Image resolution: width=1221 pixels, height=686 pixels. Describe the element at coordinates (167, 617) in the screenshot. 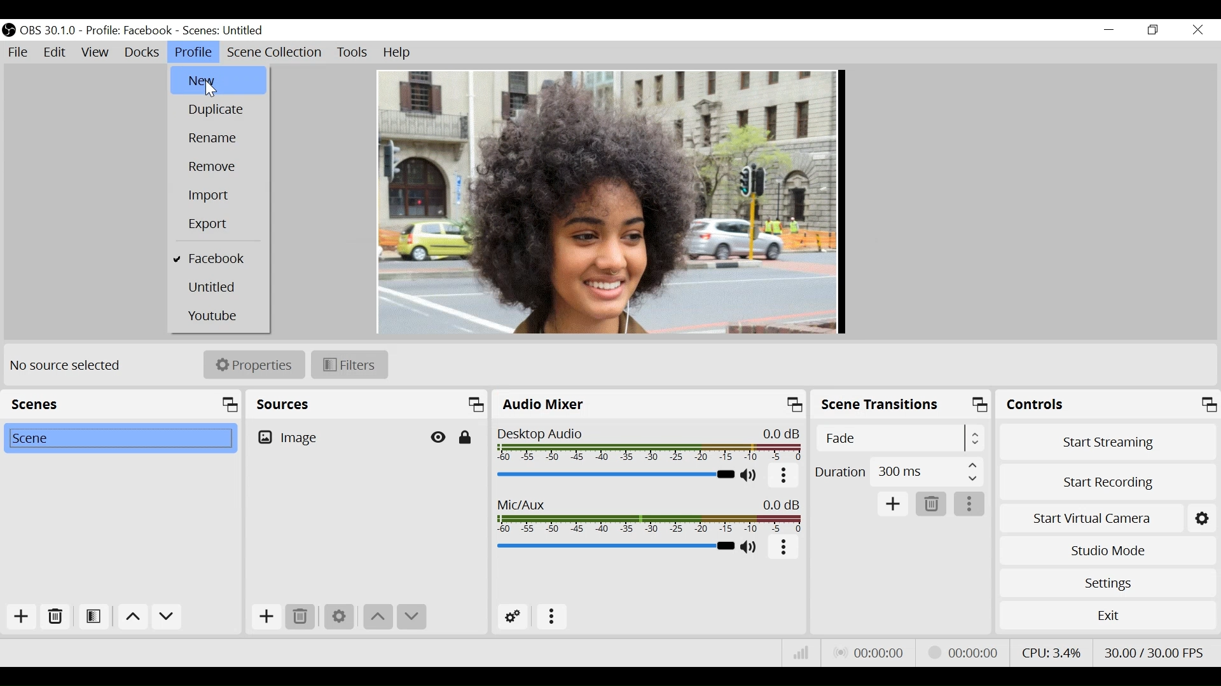

I see `move down` at that location.